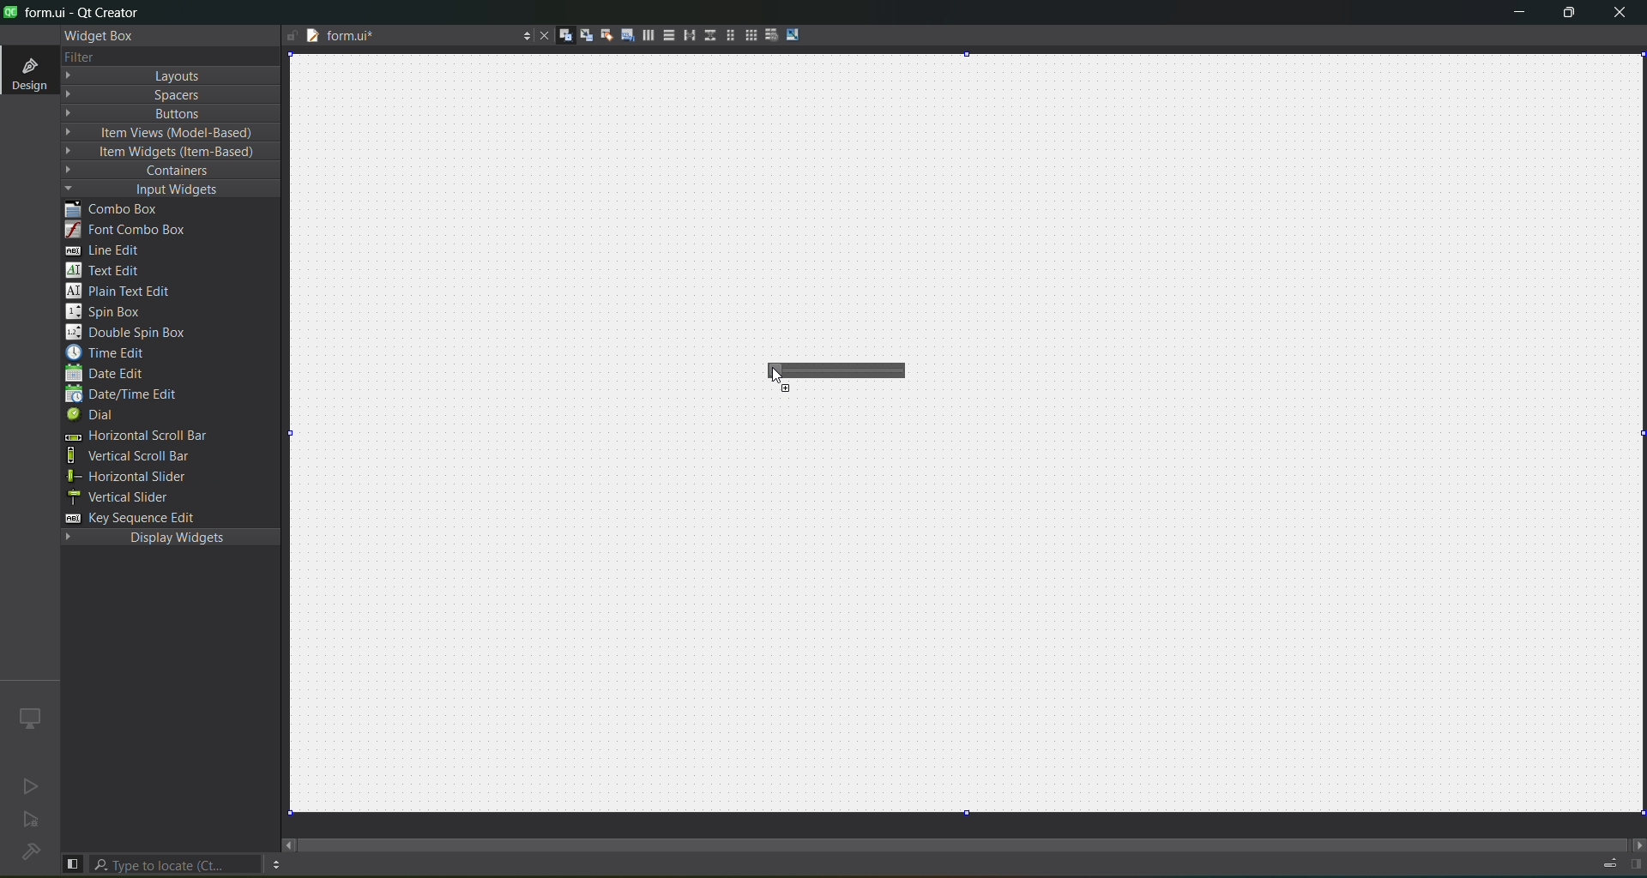  I want to click on horizontal slider, so click(845, 370).